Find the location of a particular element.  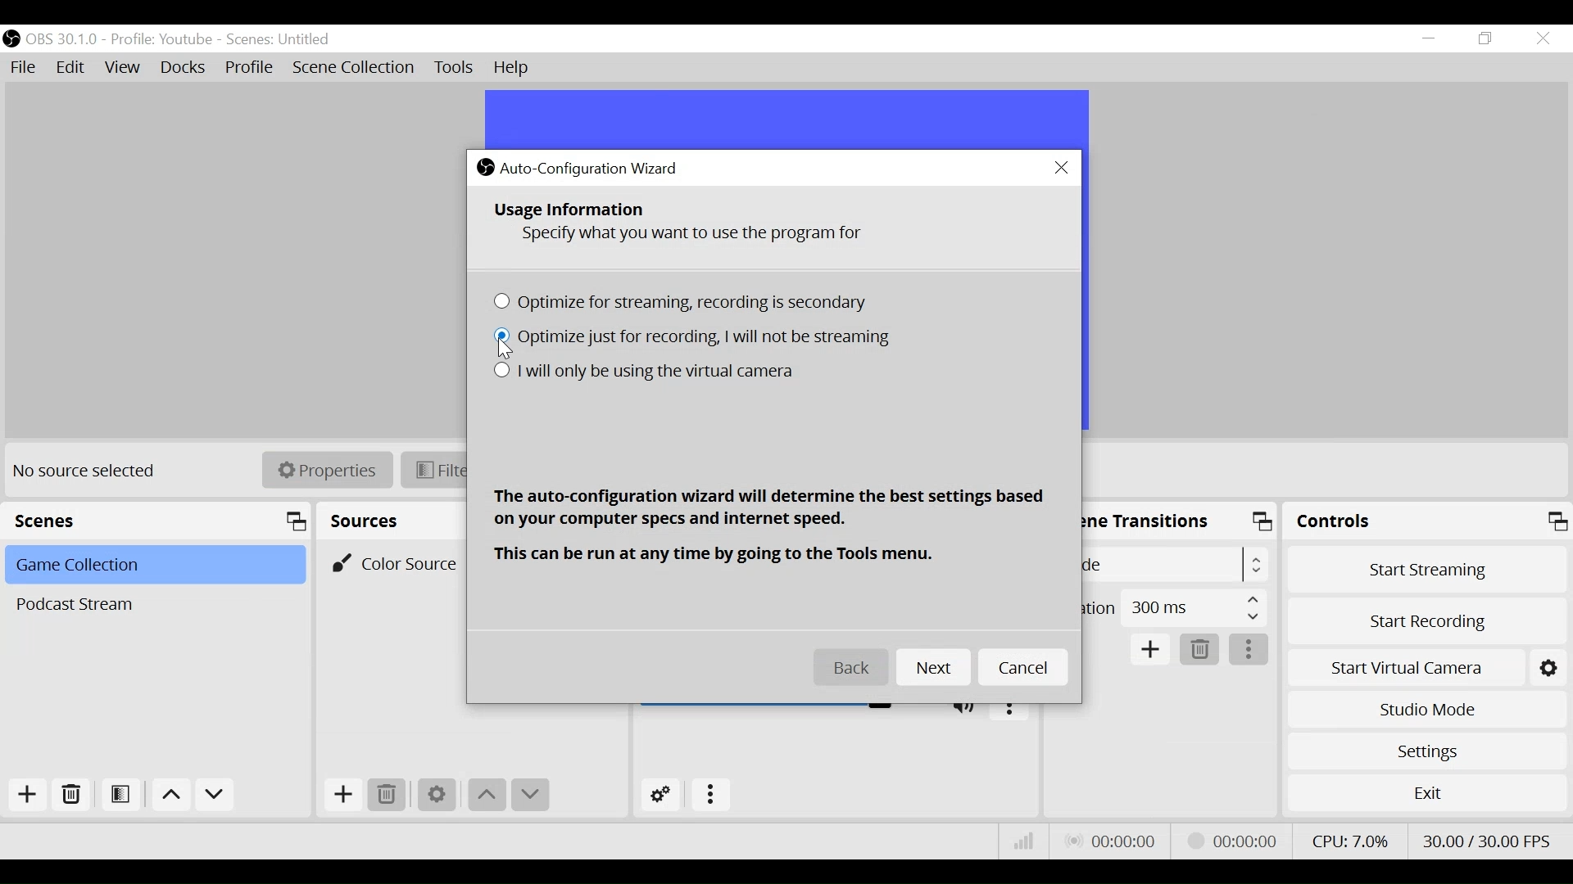

Start Streaming is located at coordinates (1423, 567).